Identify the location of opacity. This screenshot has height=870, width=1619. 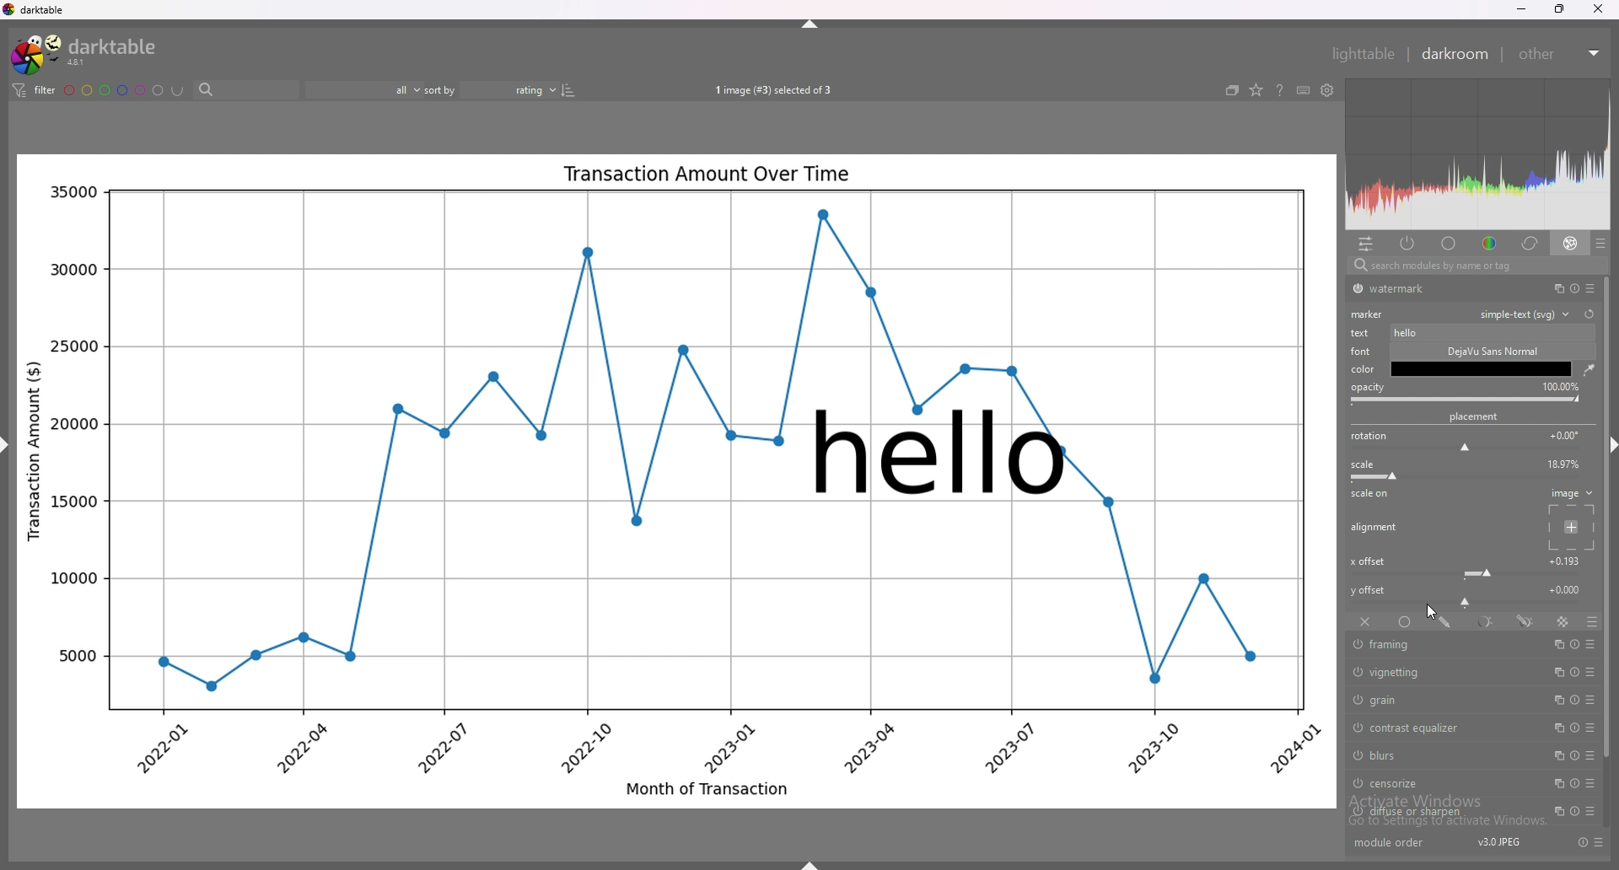
(1368, 388).